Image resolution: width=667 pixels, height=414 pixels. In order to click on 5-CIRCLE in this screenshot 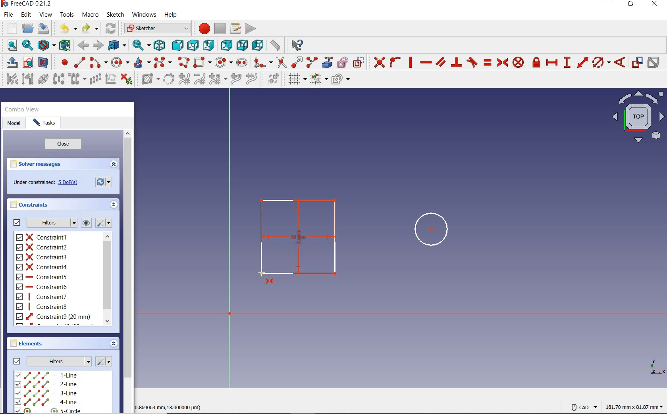, I will do `click(48, 411)`.